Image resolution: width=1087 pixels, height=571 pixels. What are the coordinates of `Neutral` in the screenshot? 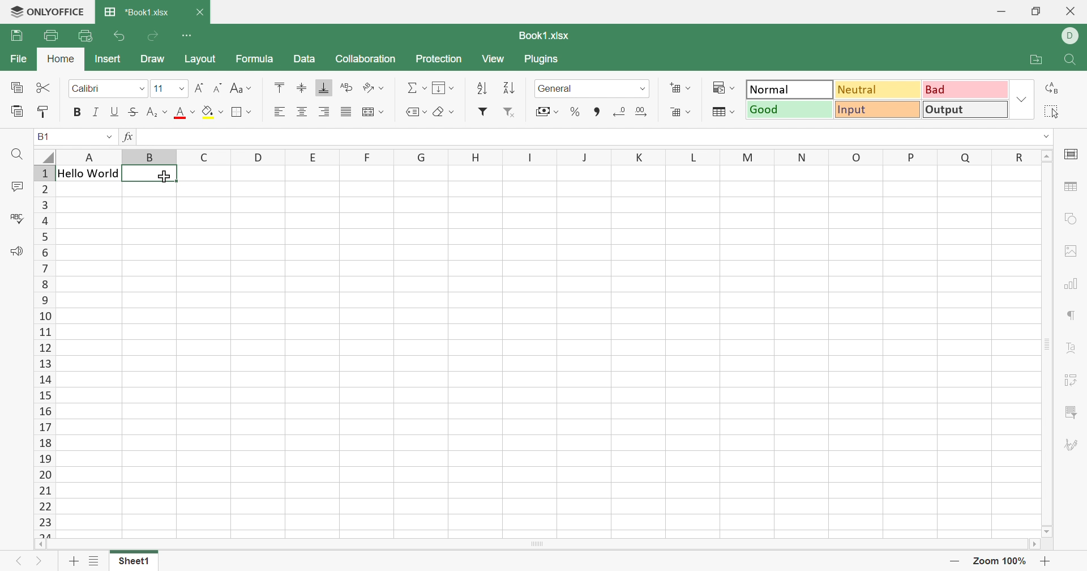 It's located at (877, 91).